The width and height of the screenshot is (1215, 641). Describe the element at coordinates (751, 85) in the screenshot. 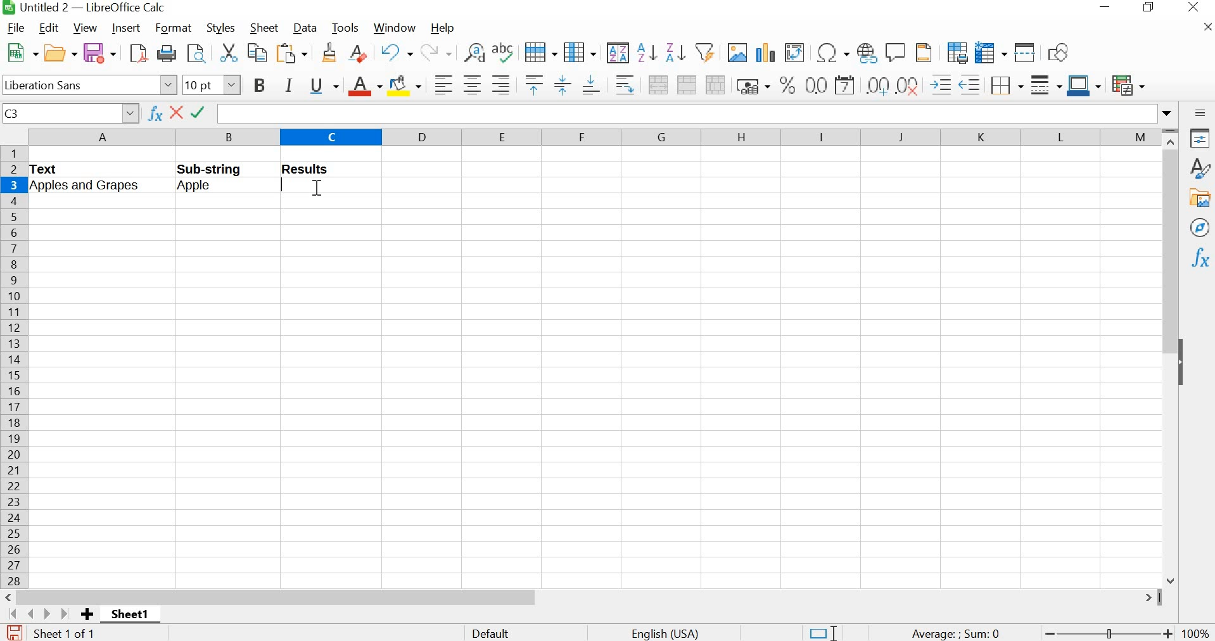

I see `format as currency` at that location.